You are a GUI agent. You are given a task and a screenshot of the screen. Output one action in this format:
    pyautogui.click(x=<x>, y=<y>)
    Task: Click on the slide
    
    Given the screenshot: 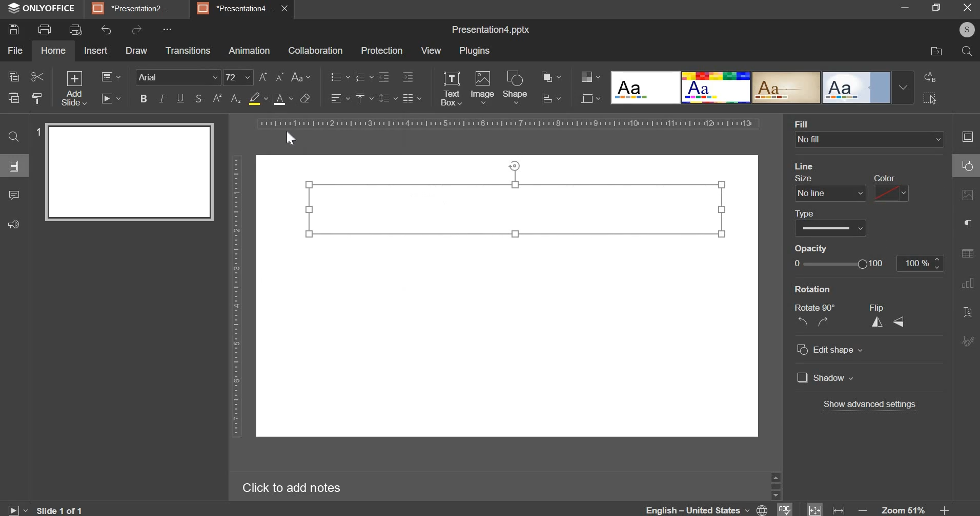 What is the action you would take?
    pyautogui.click(x=966, y=138)
    